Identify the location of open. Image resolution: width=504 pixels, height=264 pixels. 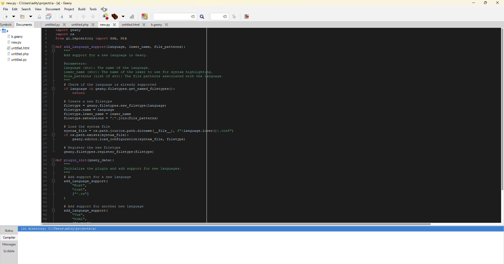
(21, 17).